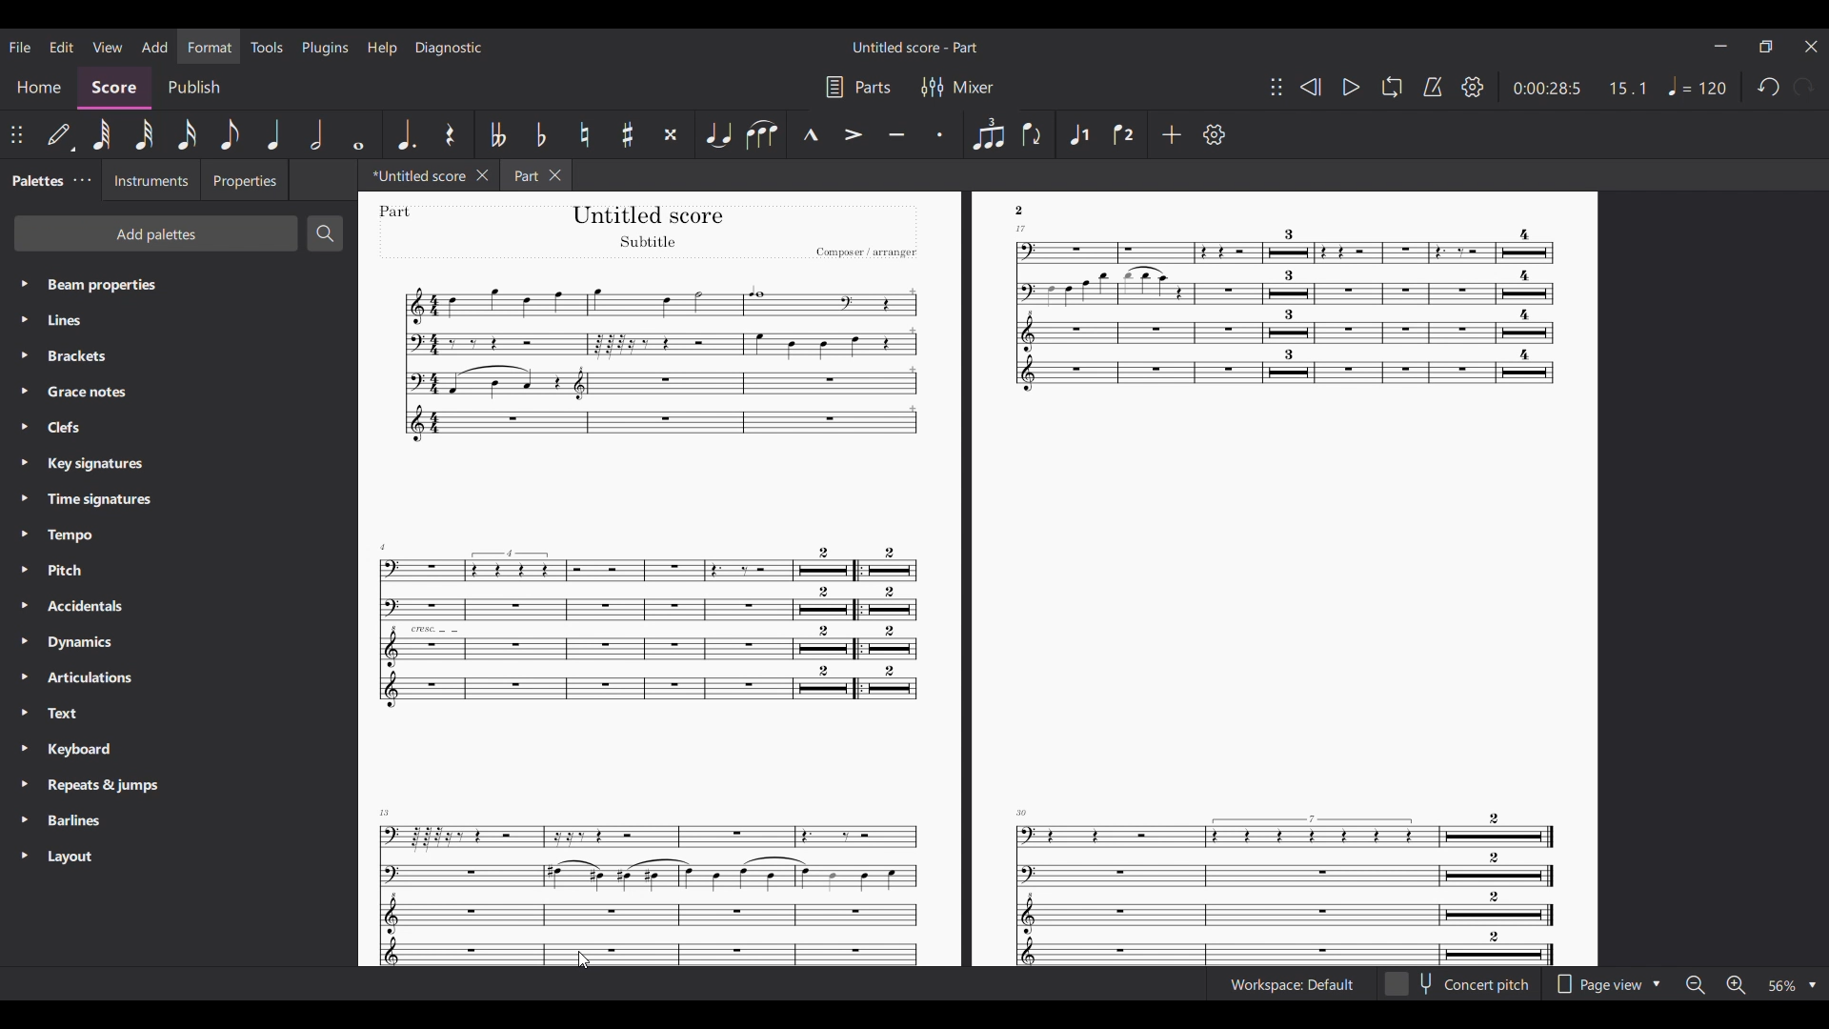  What do you see at coordinates (1785, 87) in the screenshot?
I see `Redo and undo` at bounding box center [1785, 87].